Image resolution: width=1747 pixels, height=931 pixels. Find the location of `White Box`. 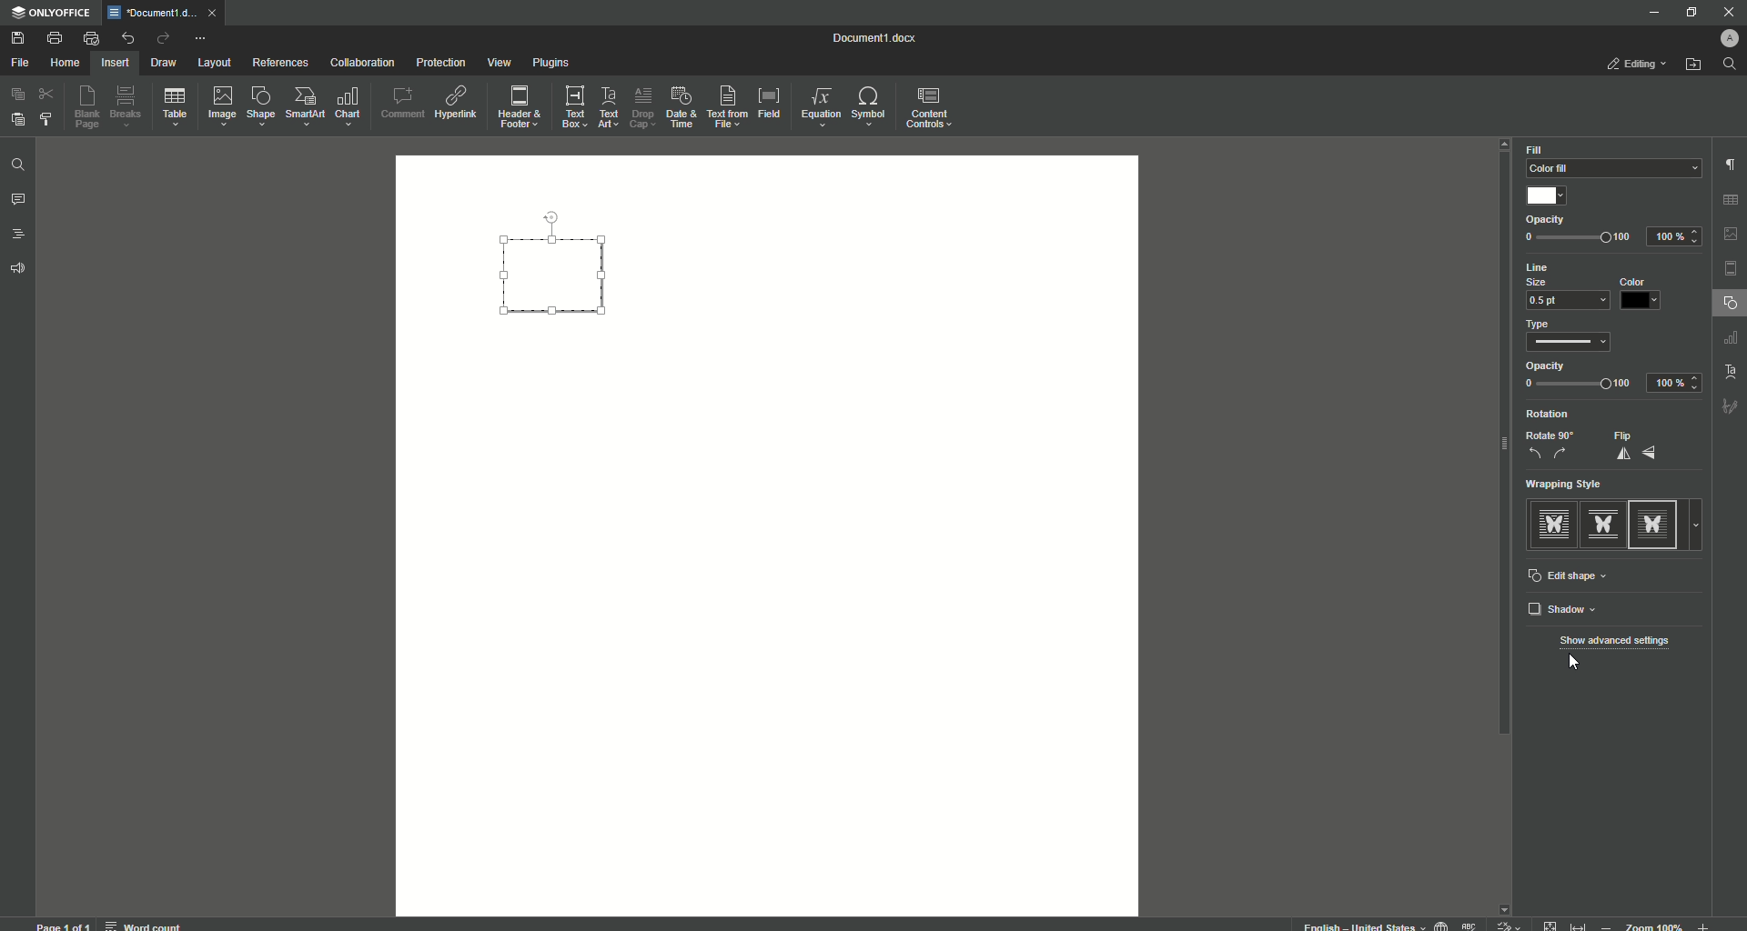

White Box is located at coordinates (1549, 195).